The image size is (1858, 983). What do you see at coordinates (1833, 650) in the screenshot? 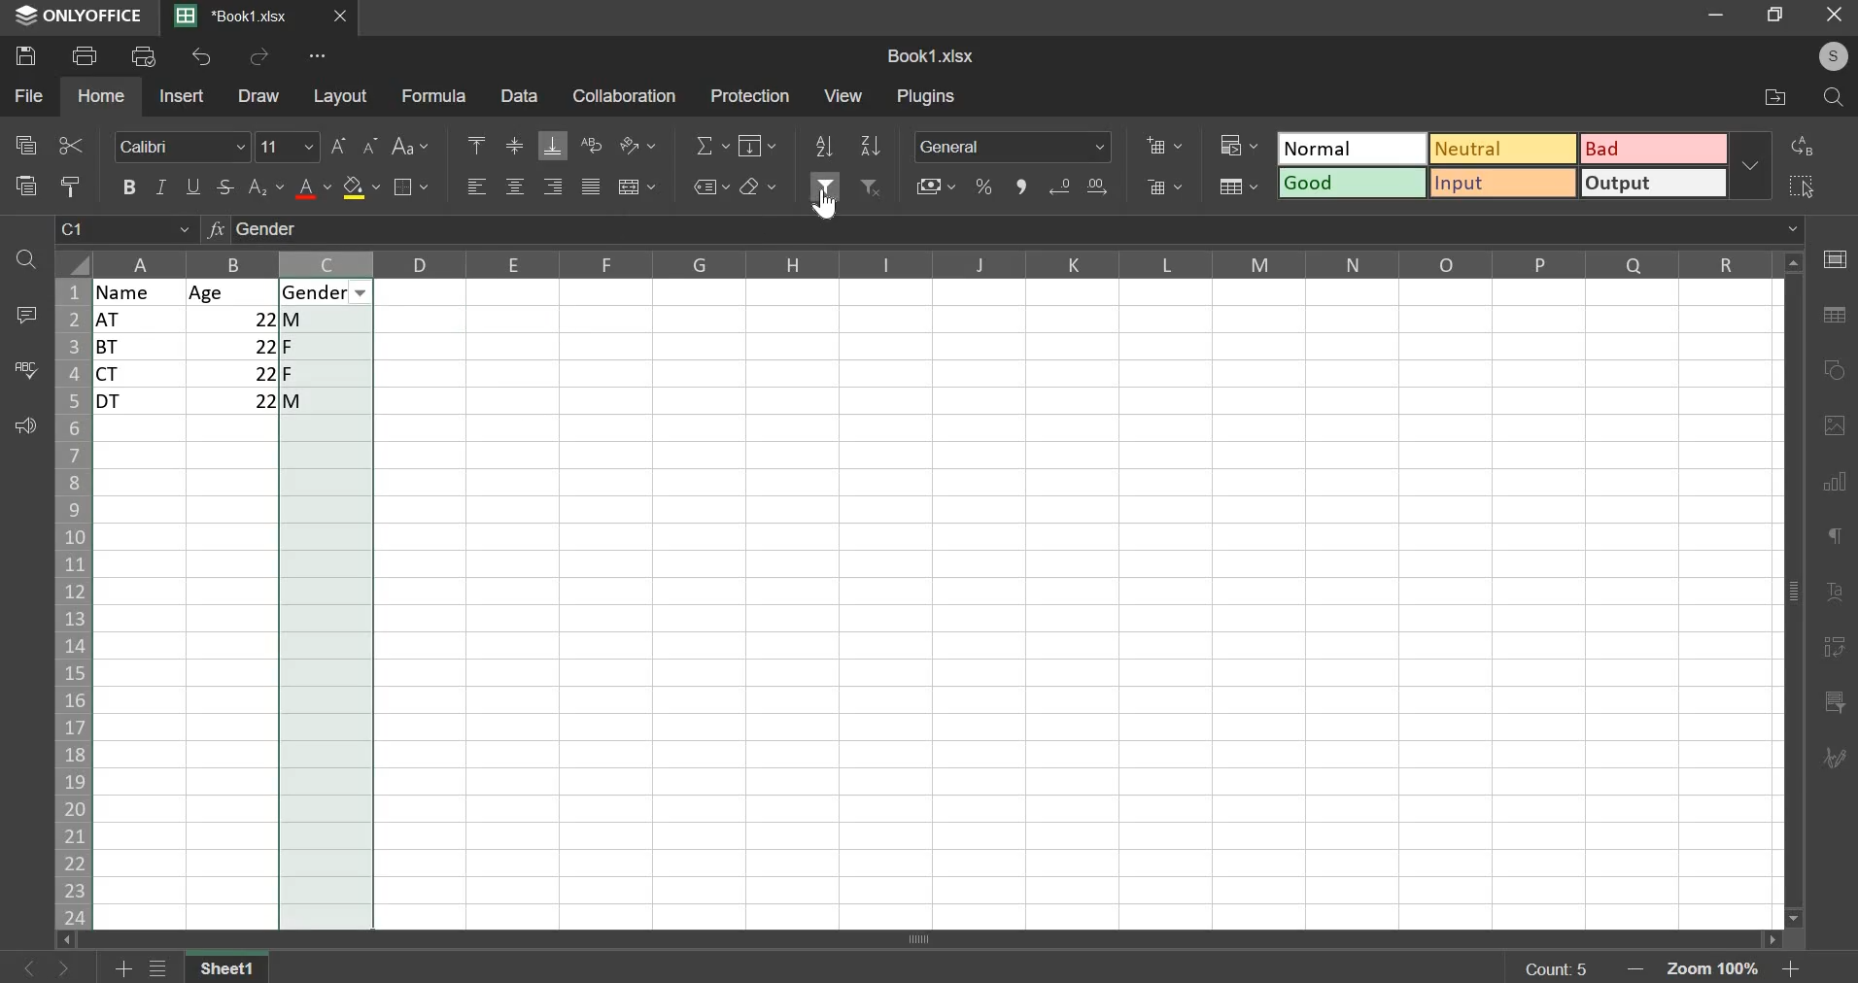
I see `pivot table` at bounding box center [1833, 650].